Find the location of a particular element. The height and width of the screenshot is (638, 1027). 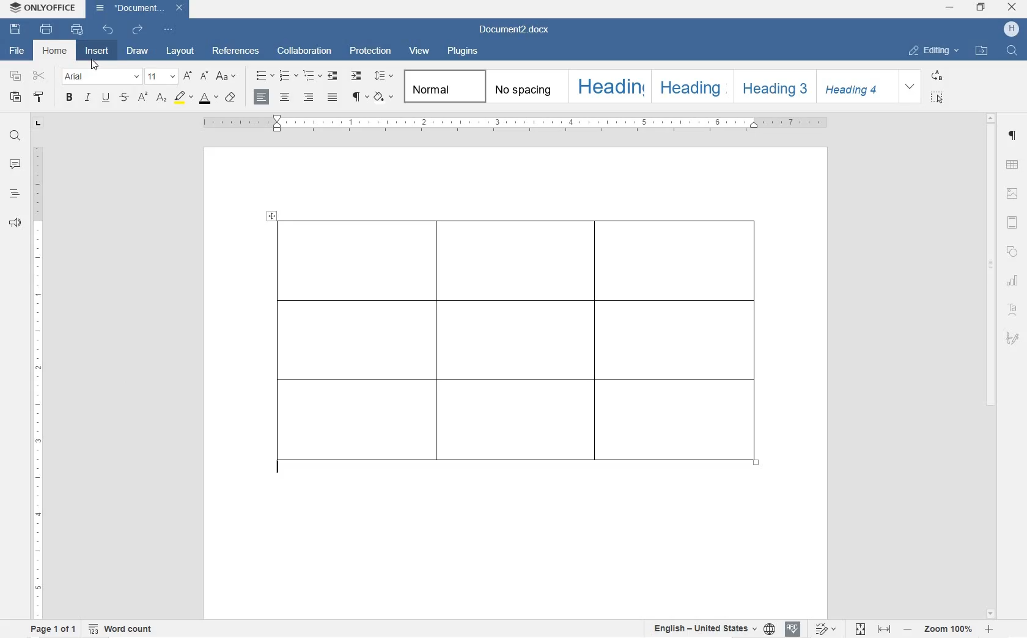

font name is located at coordinates (99, 76).